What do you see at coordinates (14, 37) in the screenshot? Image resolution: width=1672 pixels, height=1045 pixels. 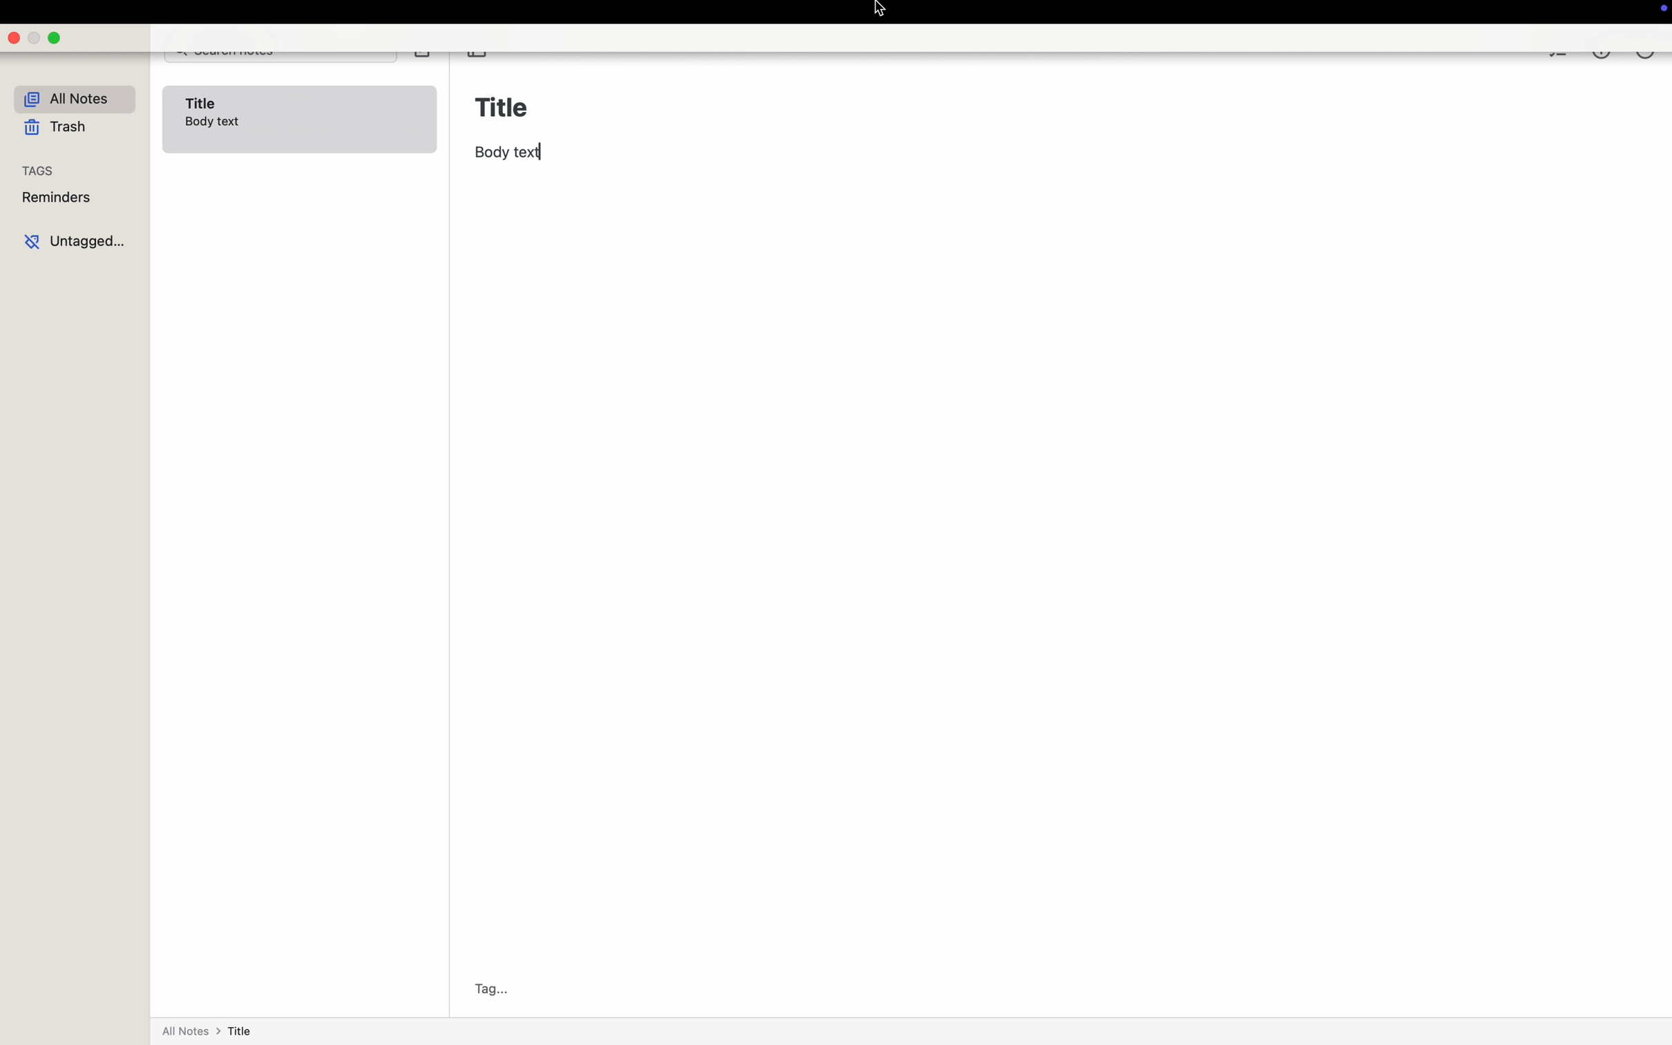 I see `close app` at bounding box center [14, 37].